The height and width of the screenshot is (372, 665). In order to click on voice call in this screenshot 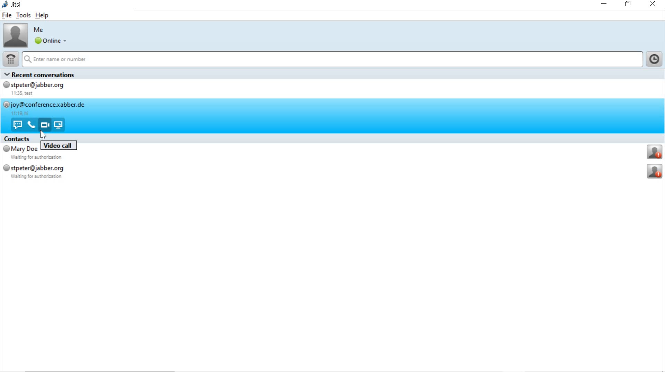, I will do `click(30, 125)`.